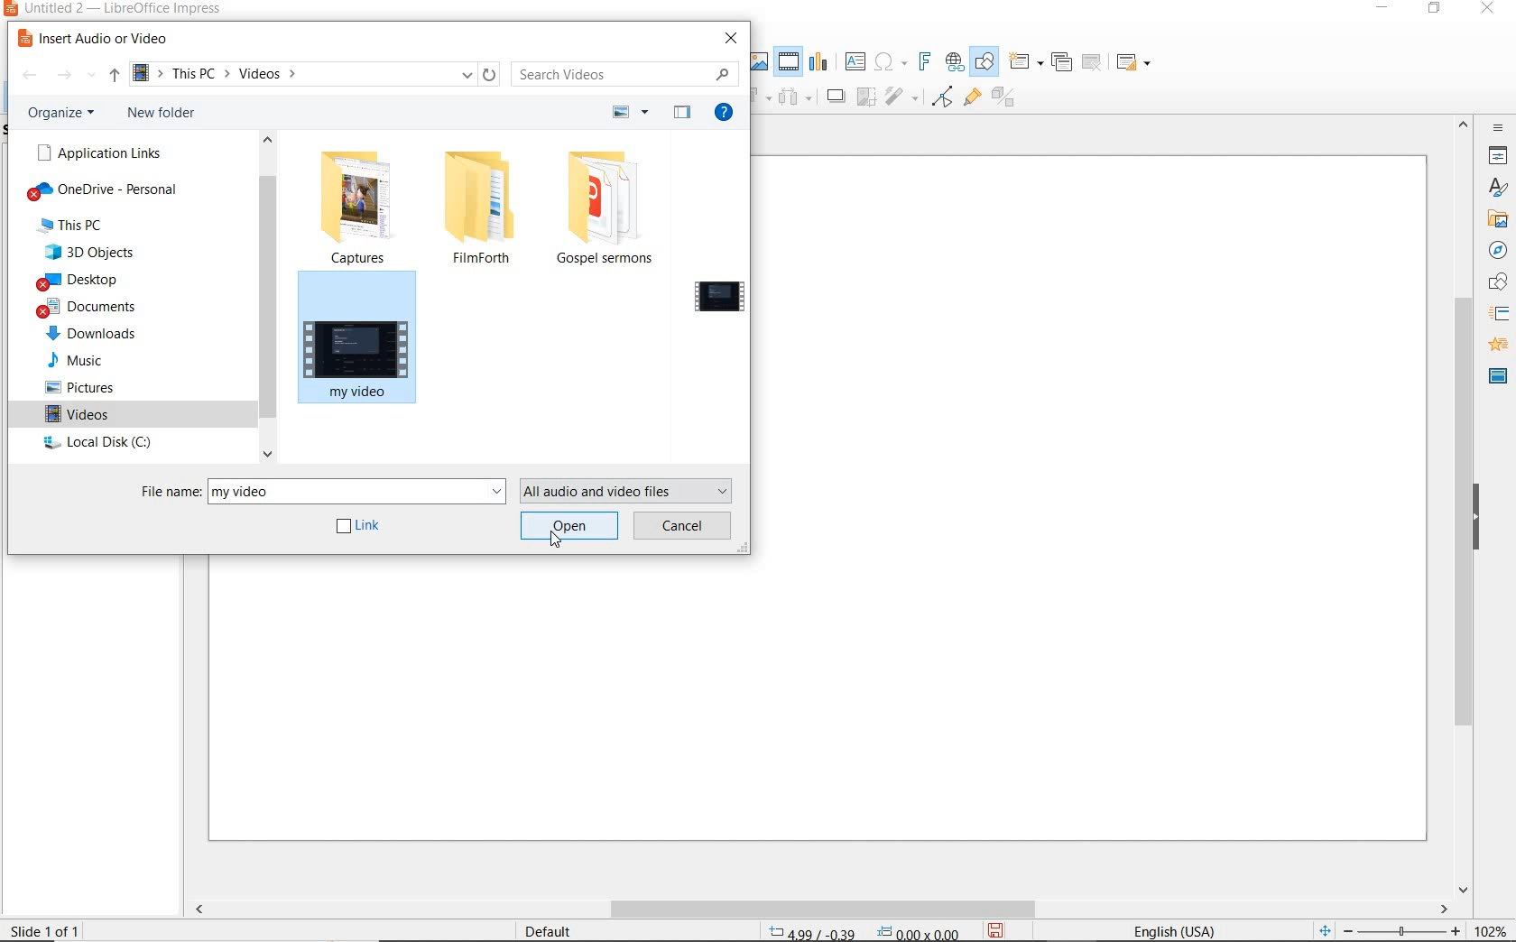 The width and height of the screenshot is (1516, 942). What do you see at coordinates (891, 62) in the screenshot?
I see `INSERT SPECIAL CHARACTERS` at bounding box center [891, 62].